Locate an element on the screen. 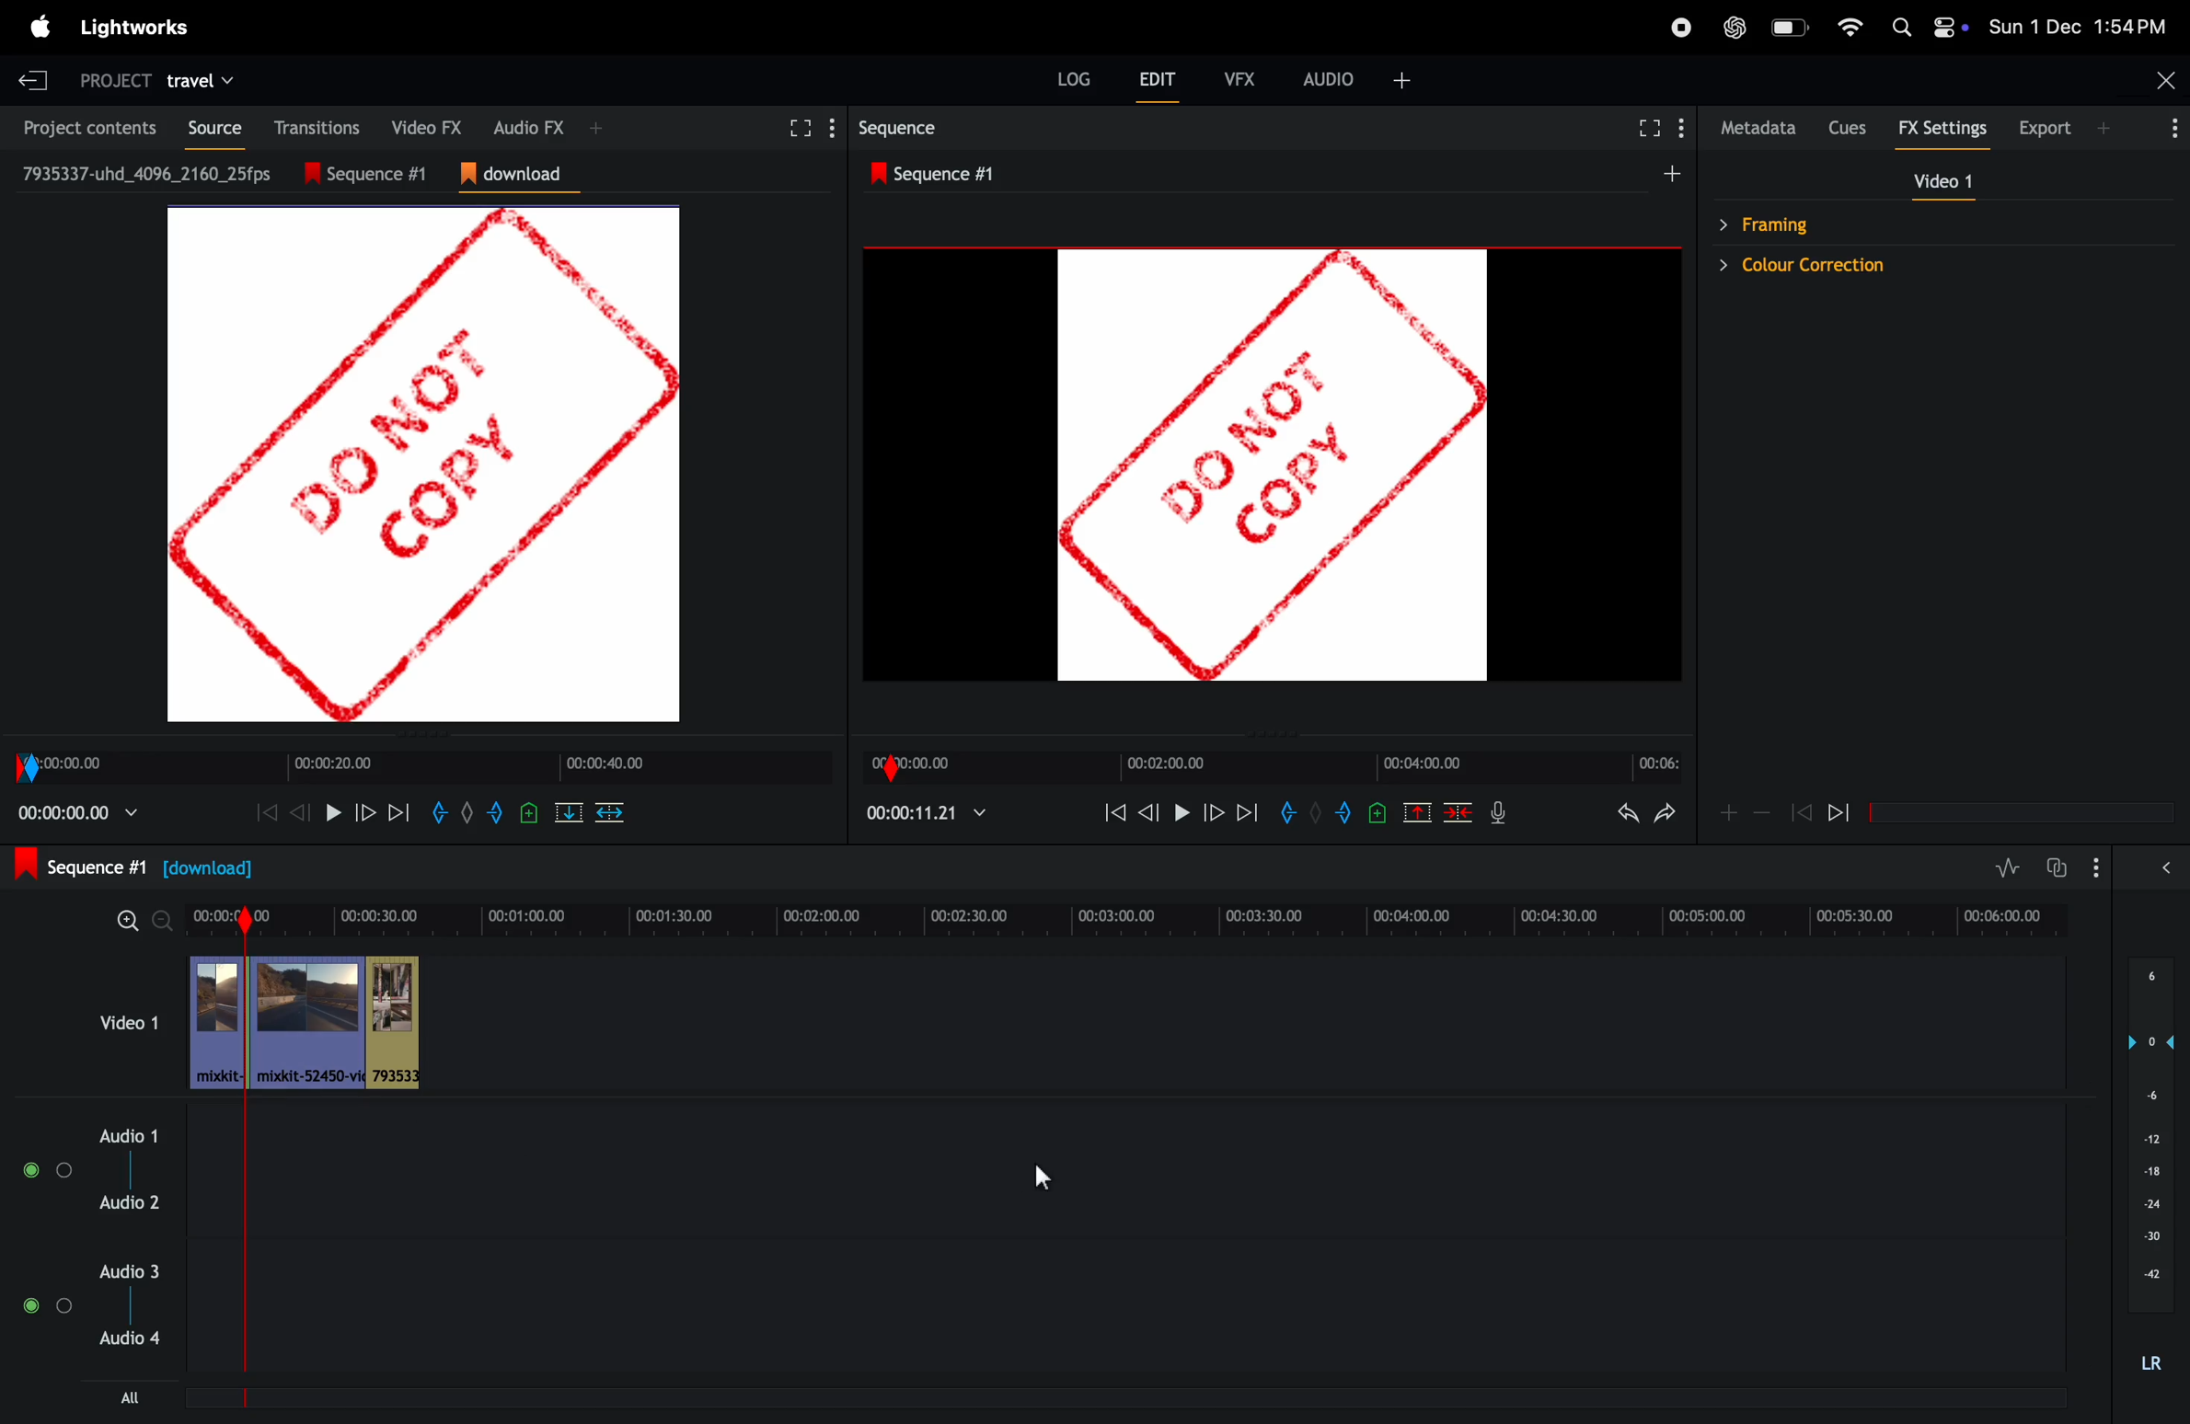 The height and width of the screenshot is (1424, 2190). options is located at coordinates (2096, 867).